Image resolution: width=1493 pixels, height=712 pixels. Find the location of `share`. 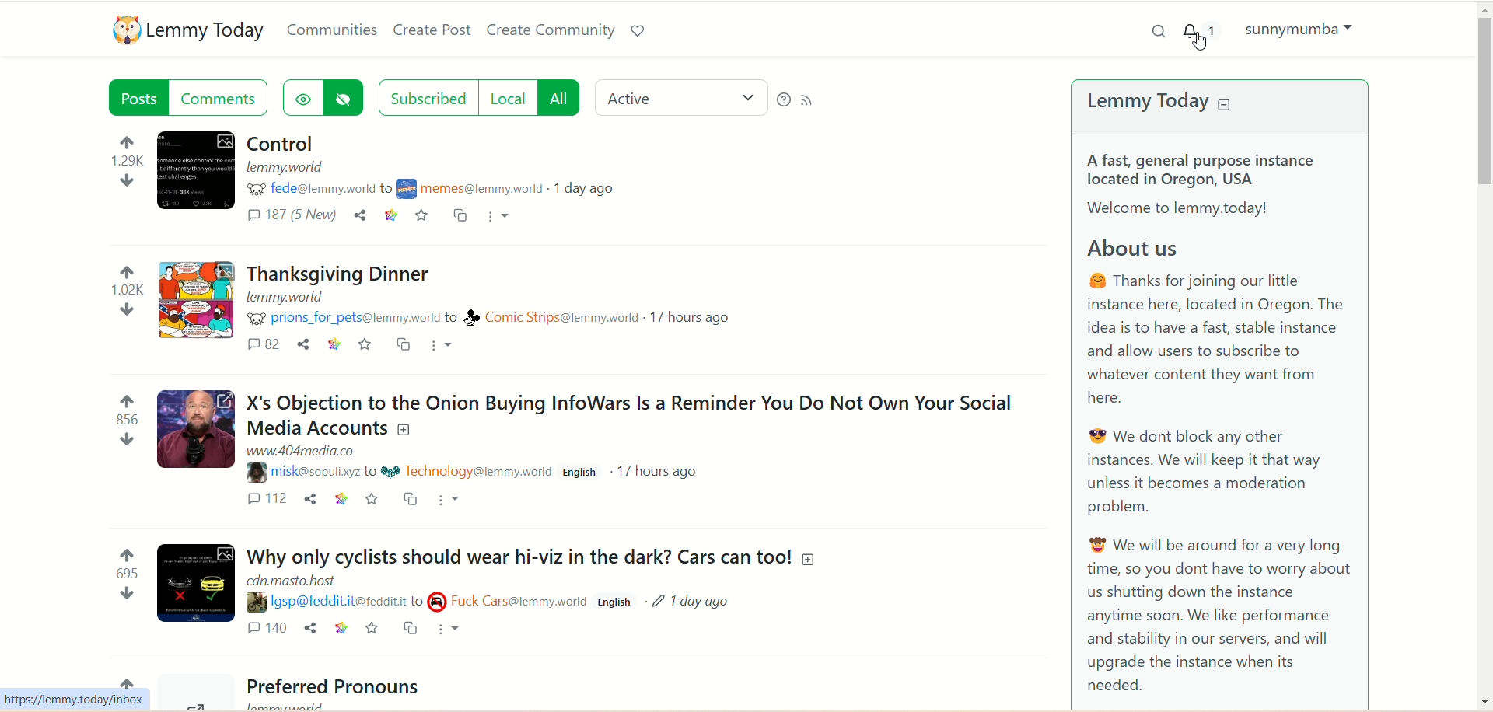

share is located at coordinates (312, 632).